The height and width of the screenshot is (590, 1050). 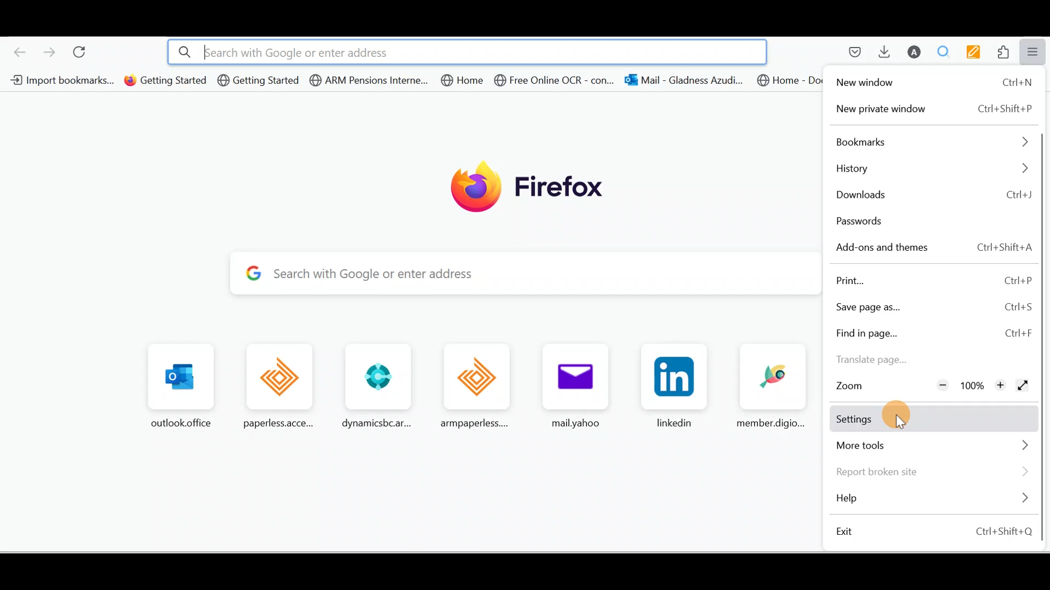 What do you see at coordinates (932, 530) in the screenshot?
I see `Exit             Ctrl+Shift+O` at bounding box center [932, 530].